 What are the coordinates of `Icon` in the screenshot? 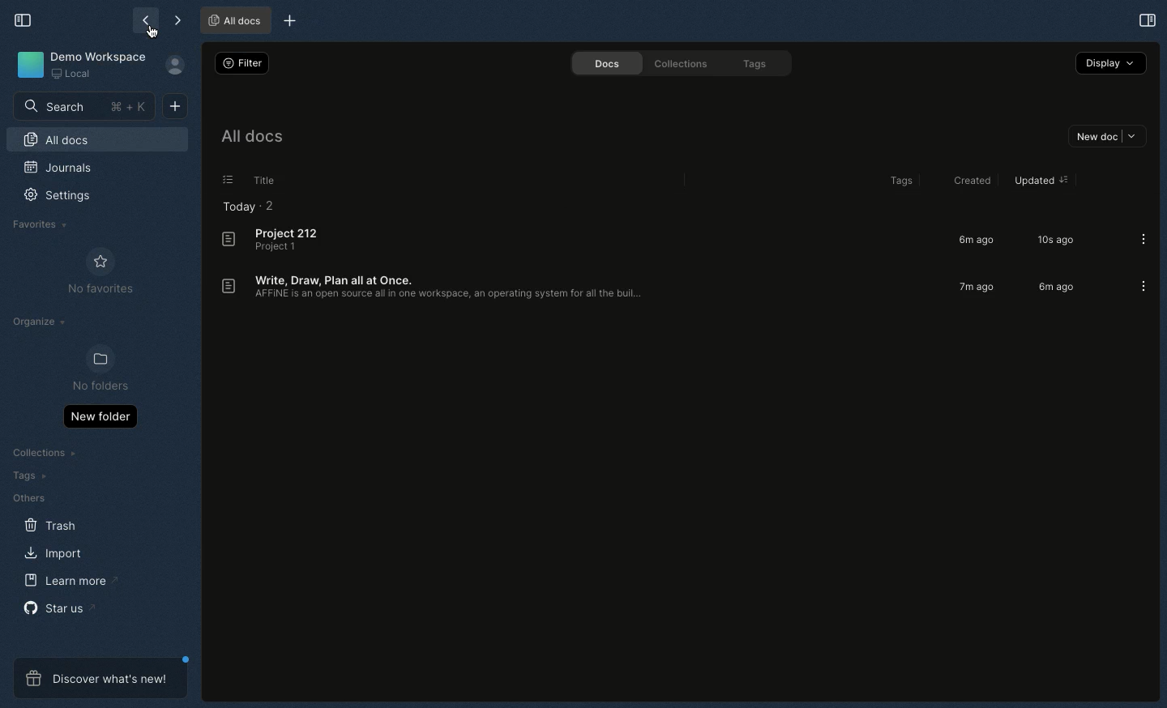 It's located at (27, 65).